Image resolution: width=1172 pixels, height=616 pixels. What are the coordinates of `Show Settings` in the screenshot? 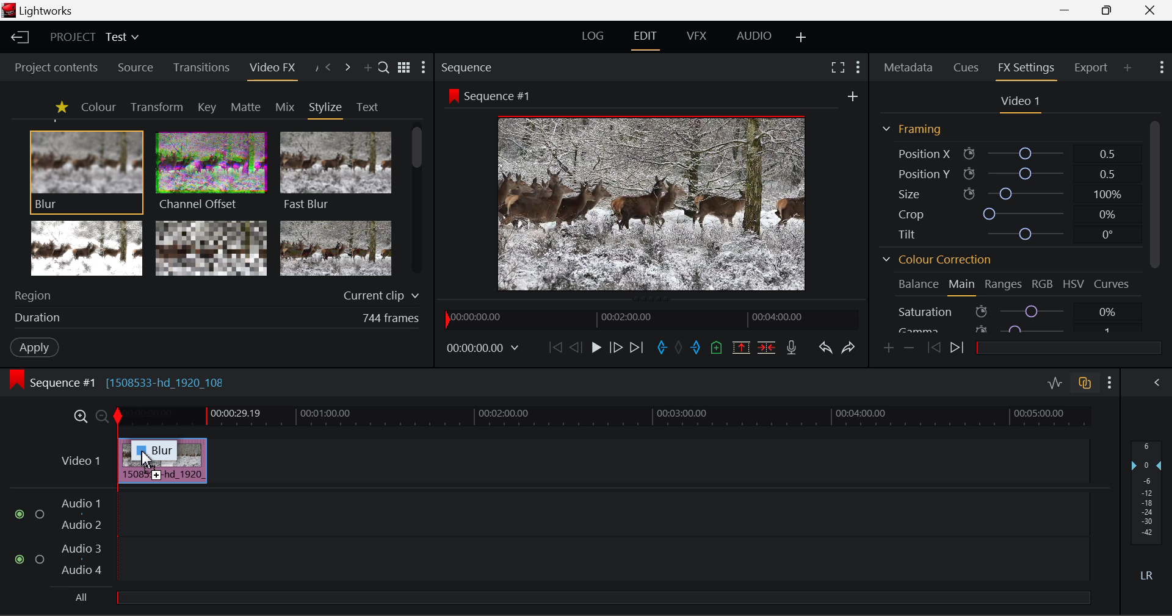 It's located at (1163, 69).